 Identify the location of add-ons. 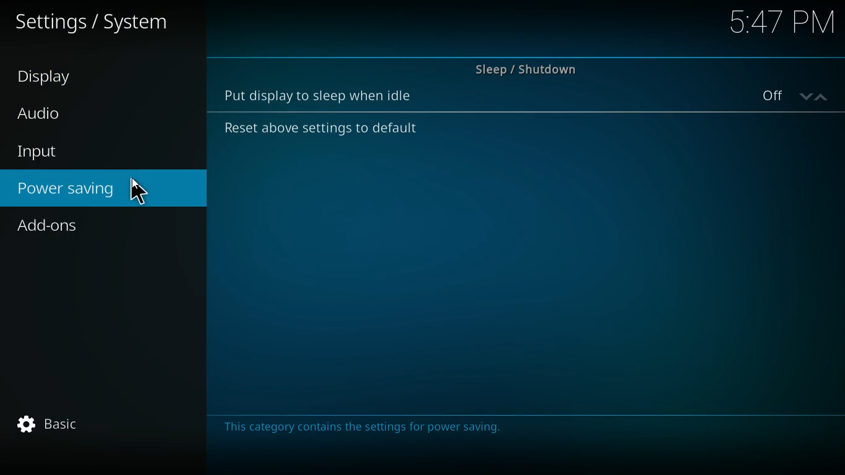
(95, 228).